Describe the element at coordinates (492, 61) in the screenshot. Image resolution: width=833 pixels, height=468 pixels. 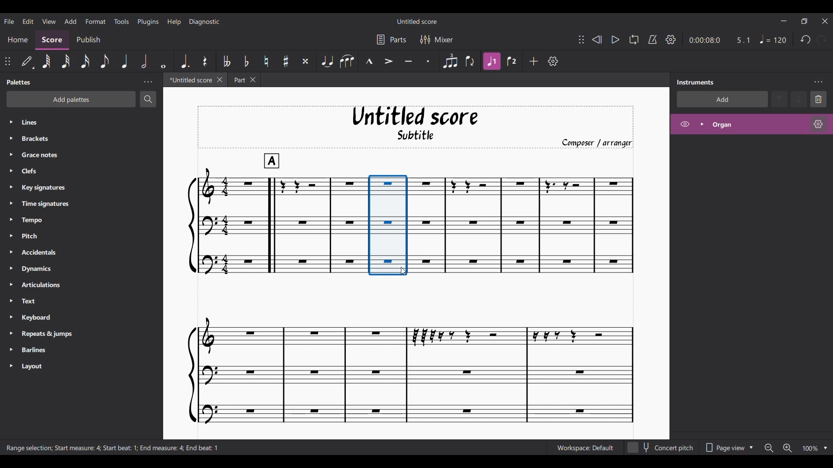
I see `Highlighted after current selection` at that location.